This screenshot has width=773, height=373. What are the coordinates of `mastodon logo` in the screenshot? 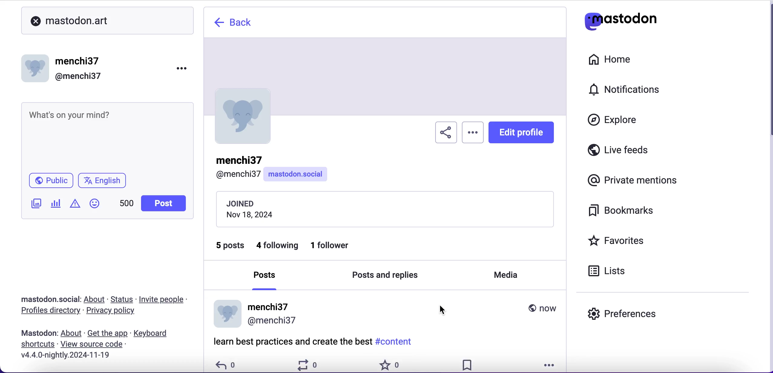 It's located at (632, 21).